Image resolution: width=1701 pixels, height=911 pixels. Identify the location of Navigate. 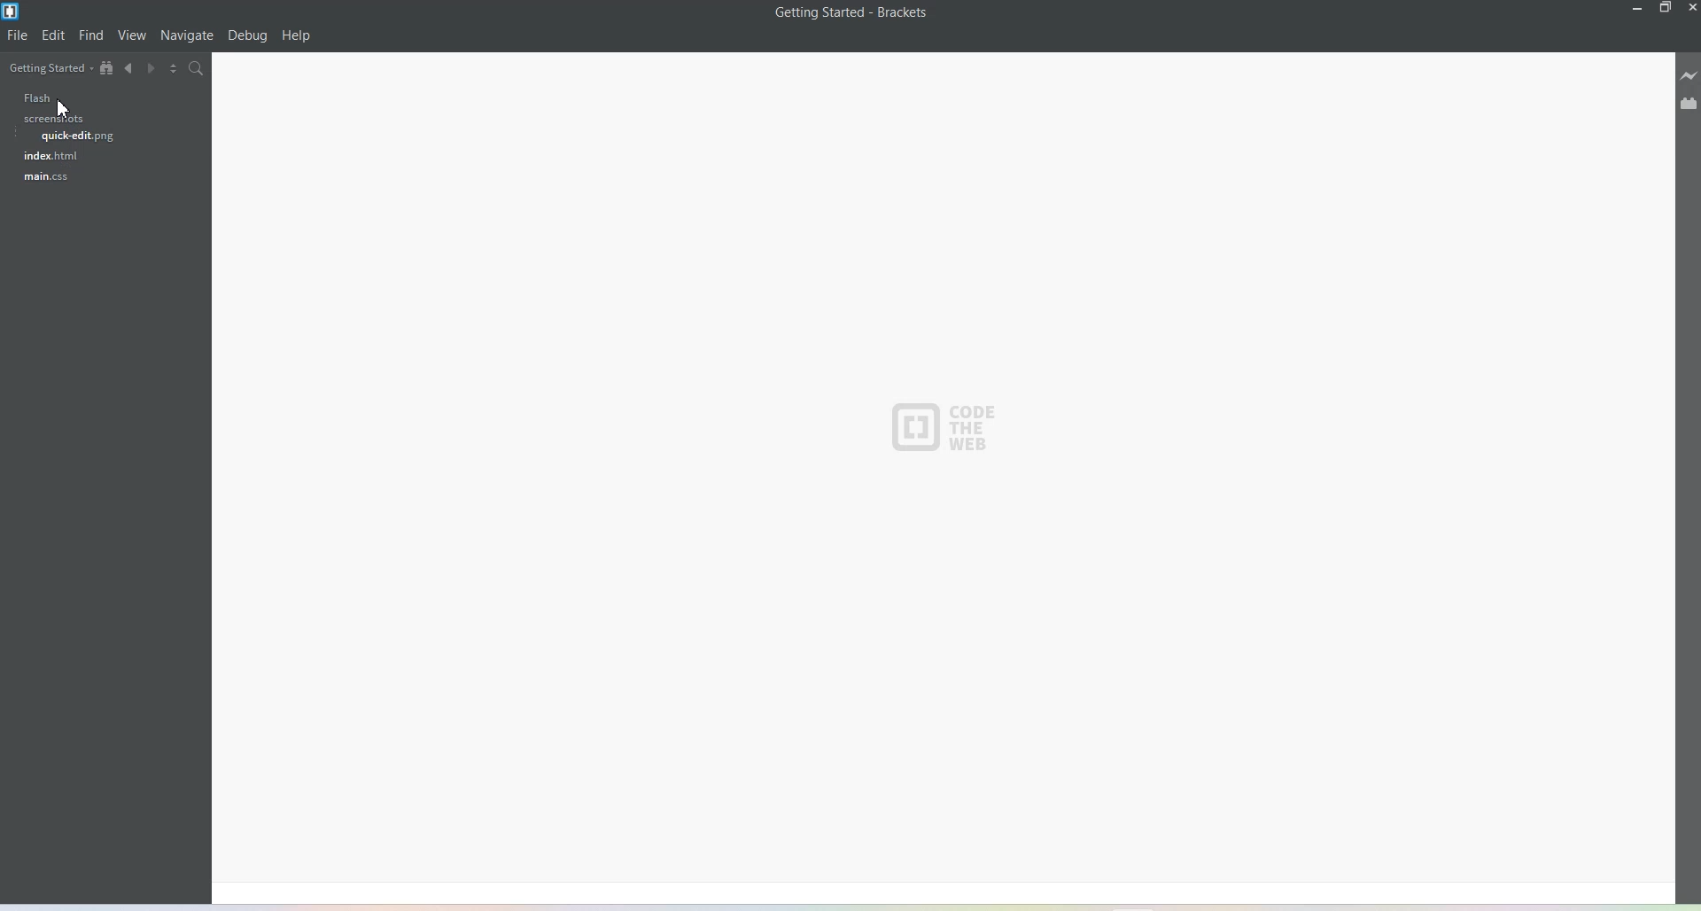
(187, 35).